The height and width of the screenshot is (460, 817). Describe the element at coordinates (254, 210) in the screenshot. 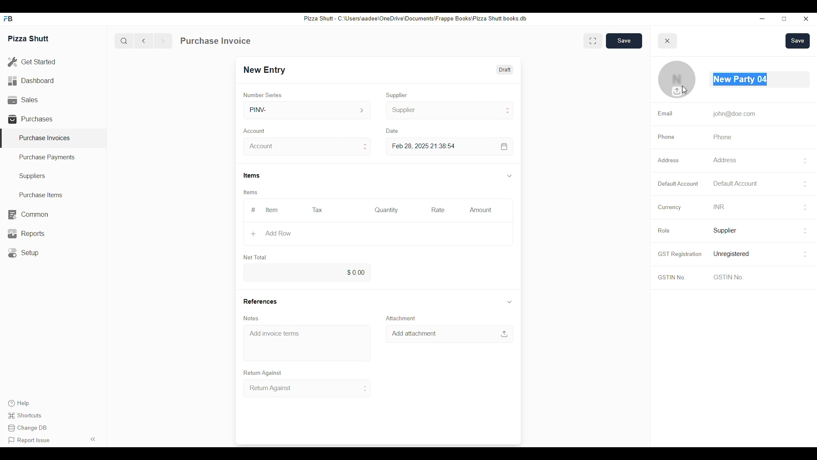

I see `#` at that location.